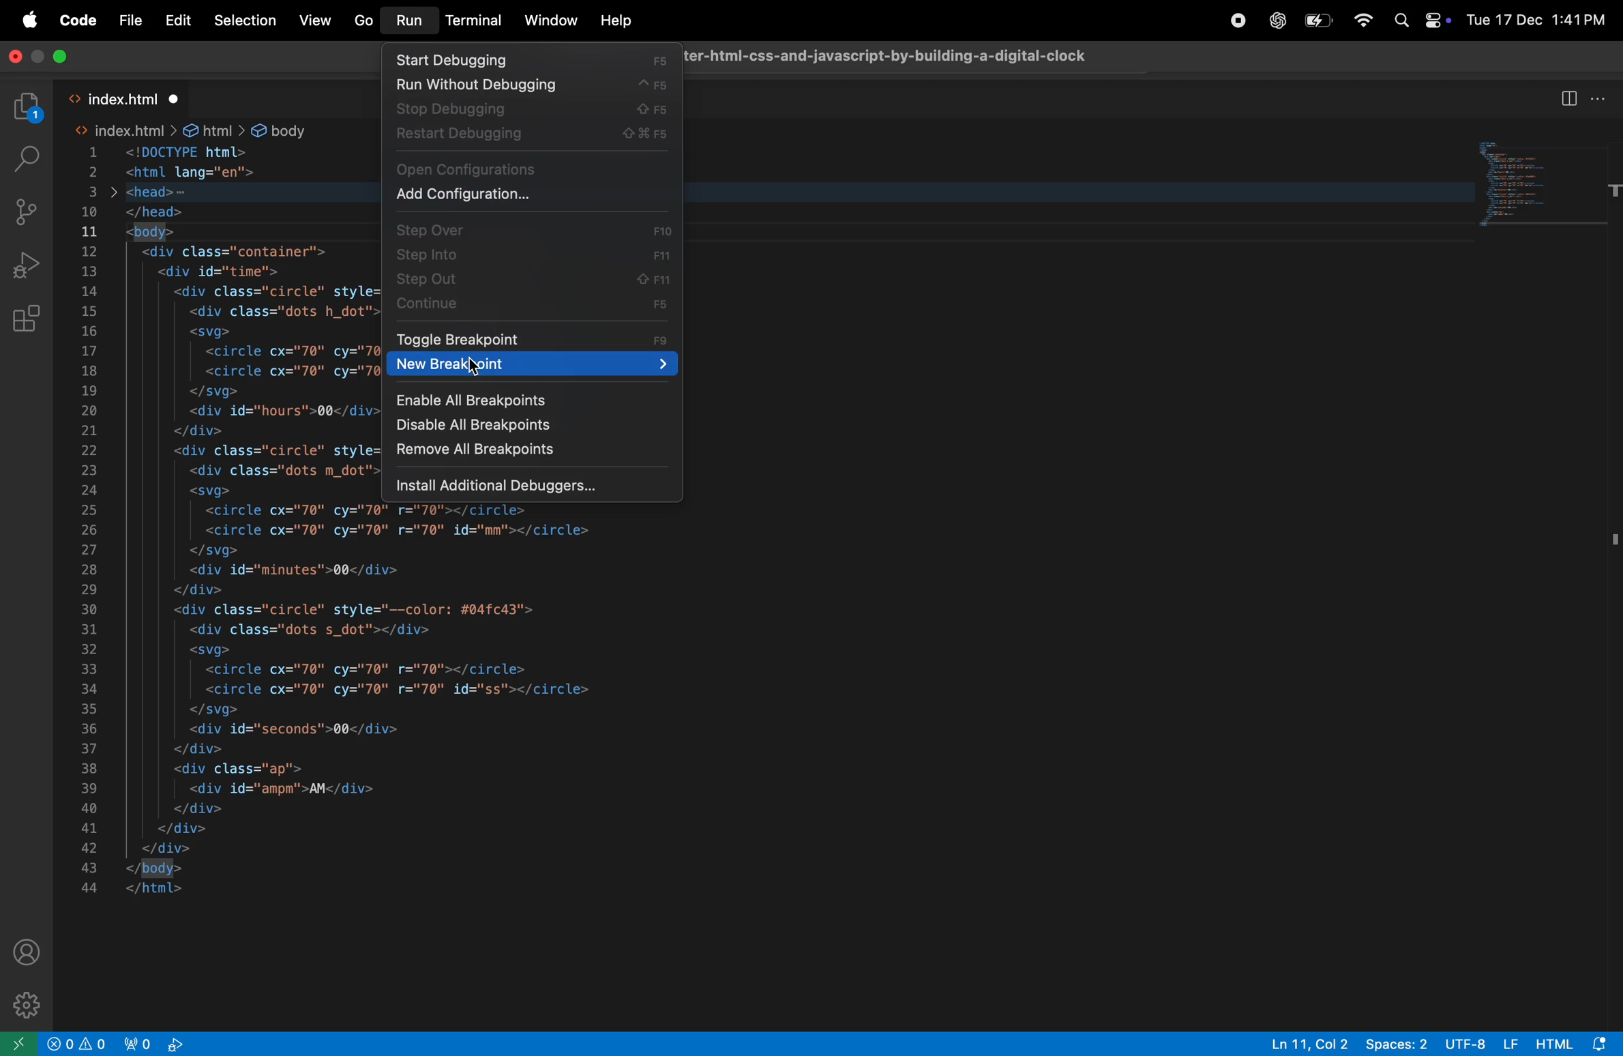 The height and width of the screenshot is (1056, 1623). I want to click on Spaces, so click(1399, 1043).